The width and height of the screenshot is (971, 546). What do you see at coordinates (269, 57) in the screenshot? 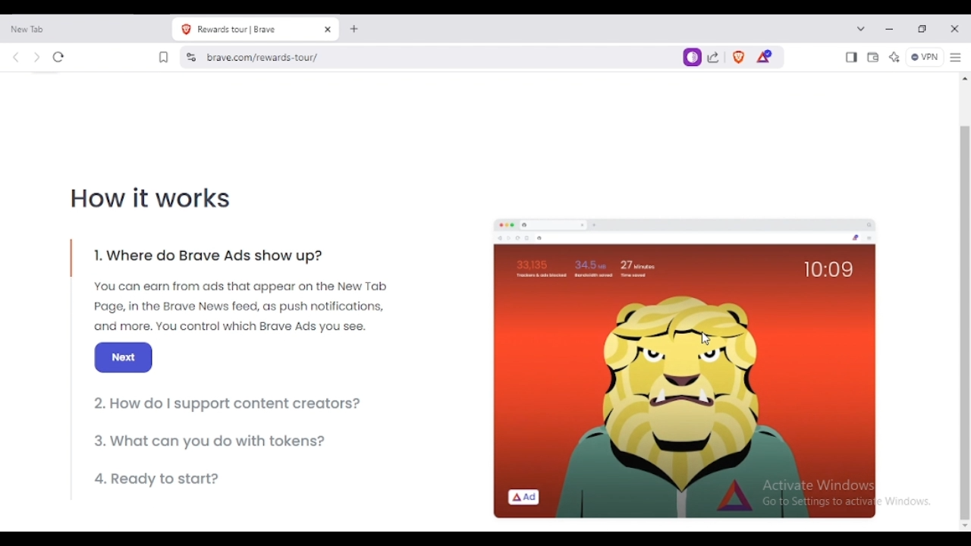
I see `brave.com/rewards-tour/` at bounding box center [269, 57].